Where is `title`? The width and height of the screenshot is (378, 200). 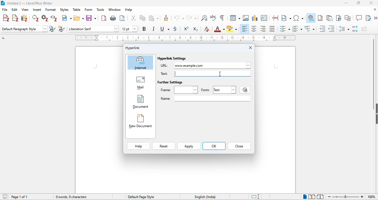
title is located at coordinates (27, 3).